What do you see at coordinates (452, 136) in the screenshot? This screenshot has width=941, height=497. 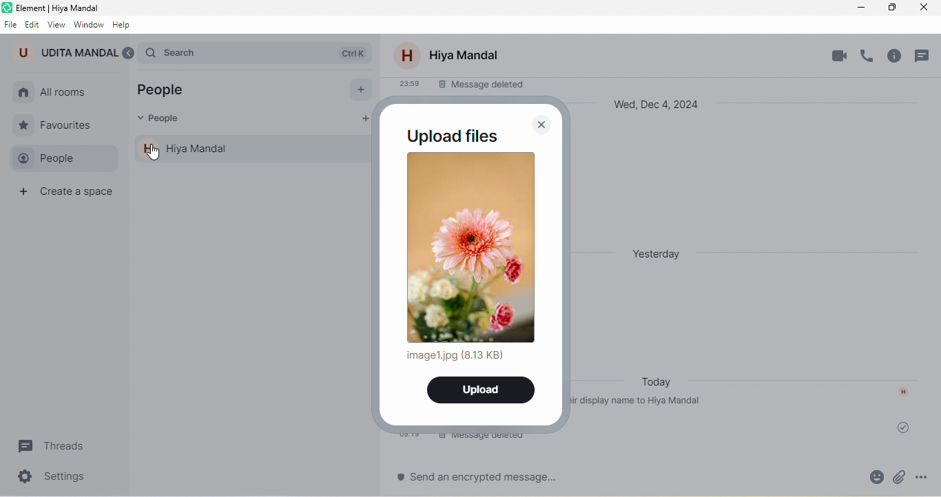 I see `Upload files` at bounding box center [452, 136].